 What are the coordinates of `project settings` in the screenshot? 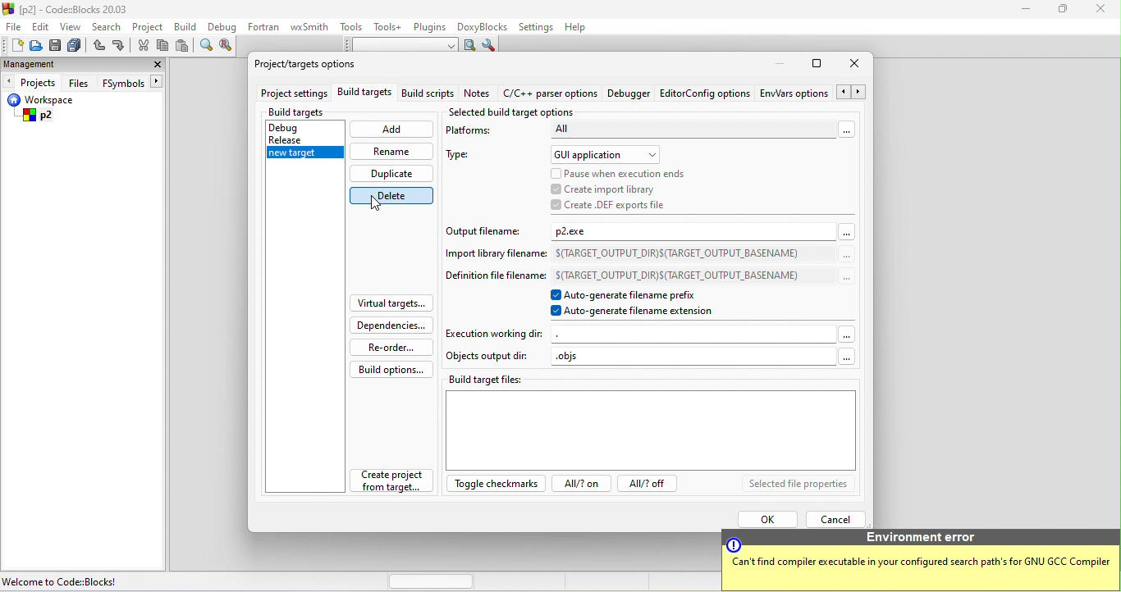 It's located at (292, 94).